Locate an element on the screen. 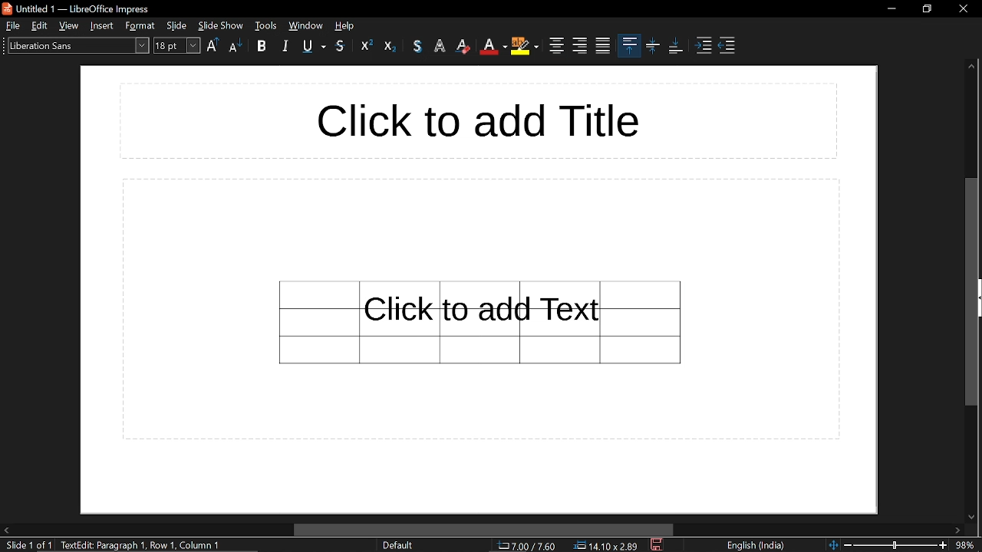  open sidebar is located at coordinates (979, 297).